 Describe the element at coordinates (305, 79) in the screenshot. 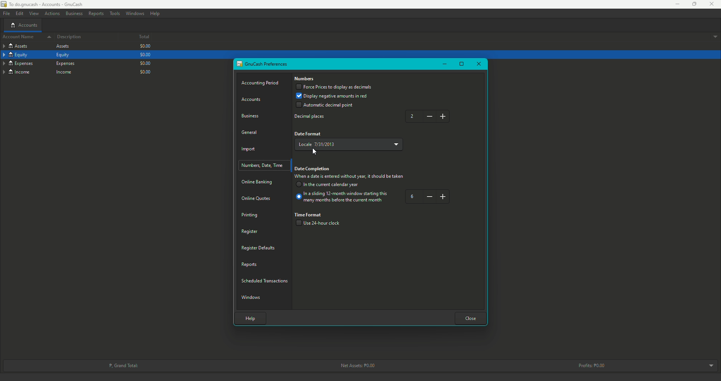

I see `Numbers` at that location.